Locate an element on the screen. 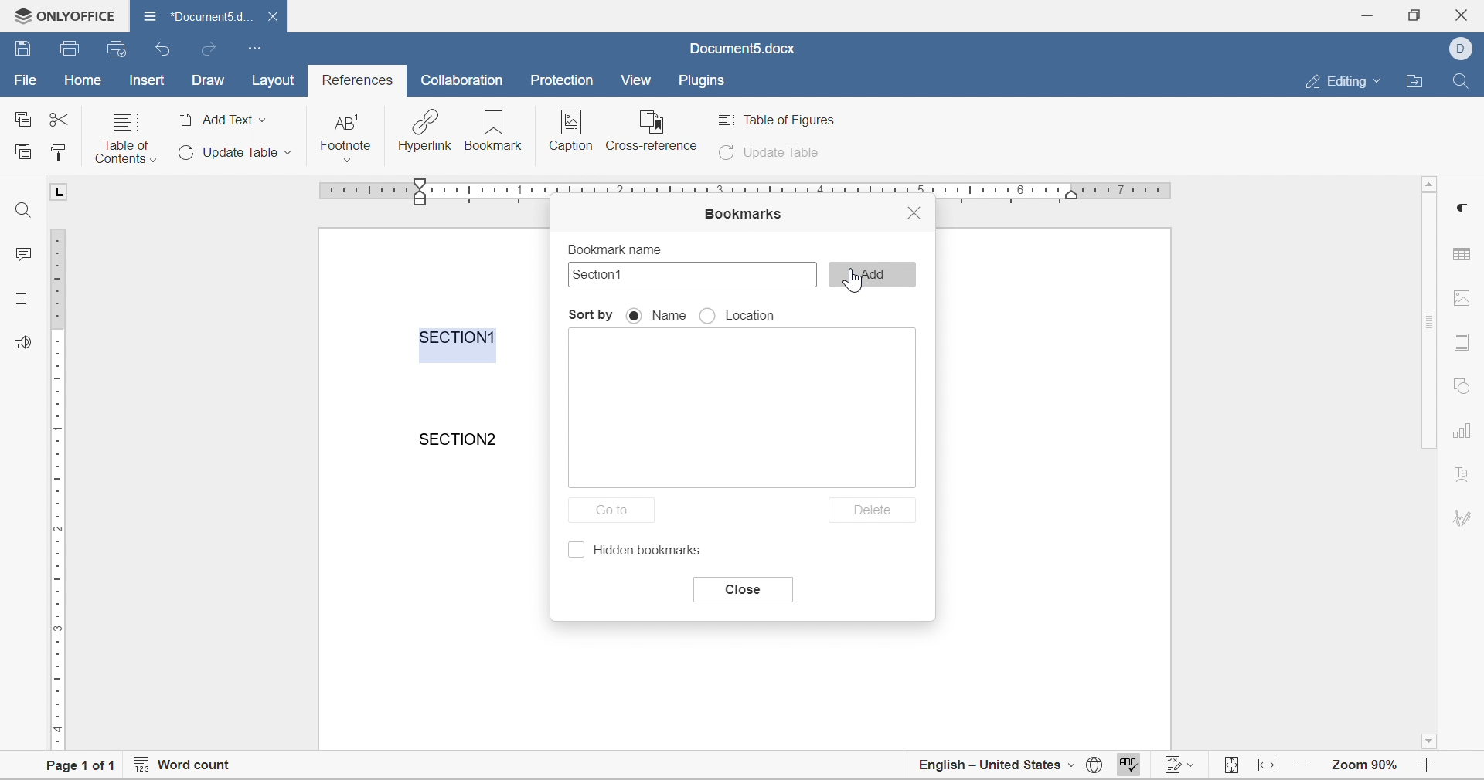 This screenshot has width=1484, height=780. shape settings is located at coordinates (1461, 385).